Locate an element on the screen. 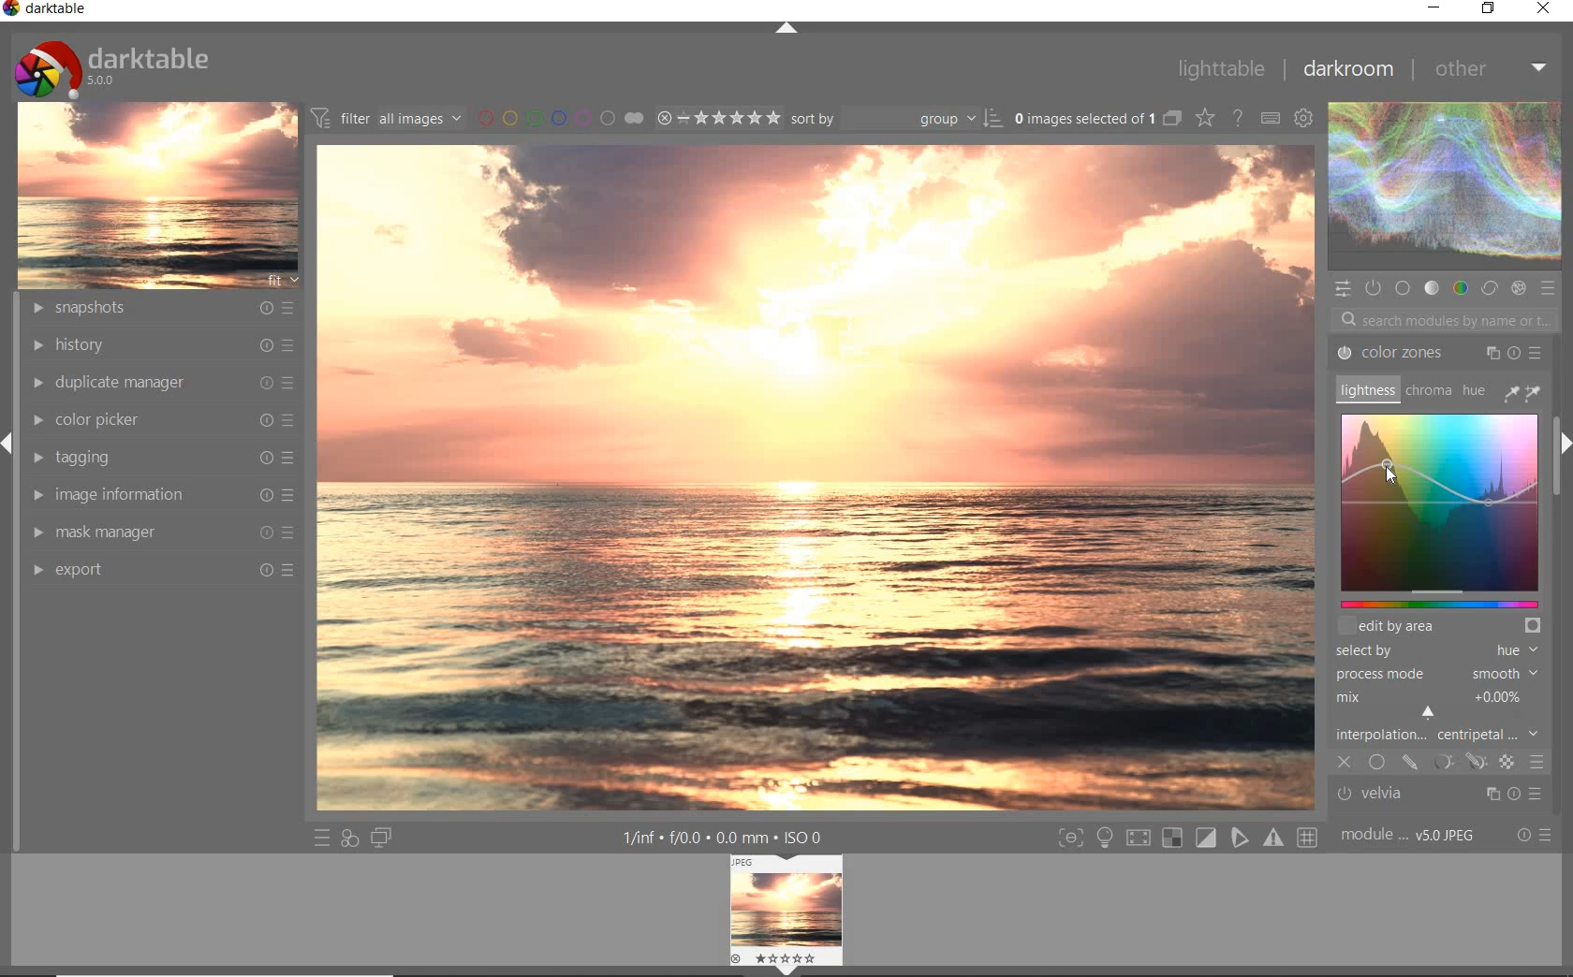 This screenshot has width=1573, height=977. QUICK ACCESS FOR APPLYING ANY OF YOUR STYLE is located at coordinates (348, 839).